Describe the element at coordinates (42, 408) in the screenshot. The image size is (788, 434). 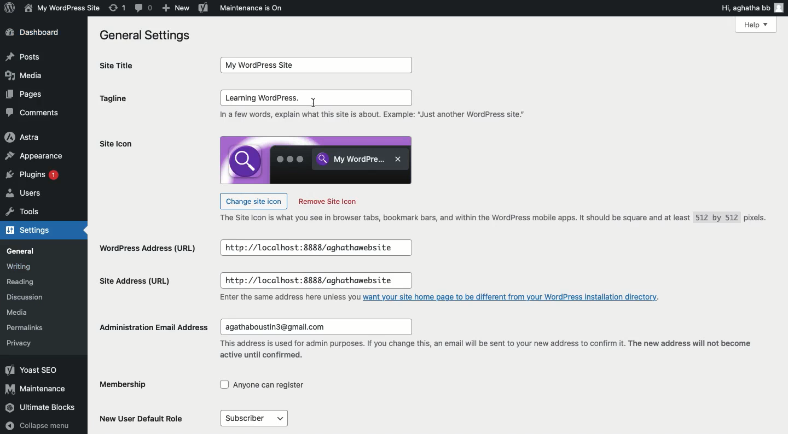
I see `Ultimate blocks` at that location.